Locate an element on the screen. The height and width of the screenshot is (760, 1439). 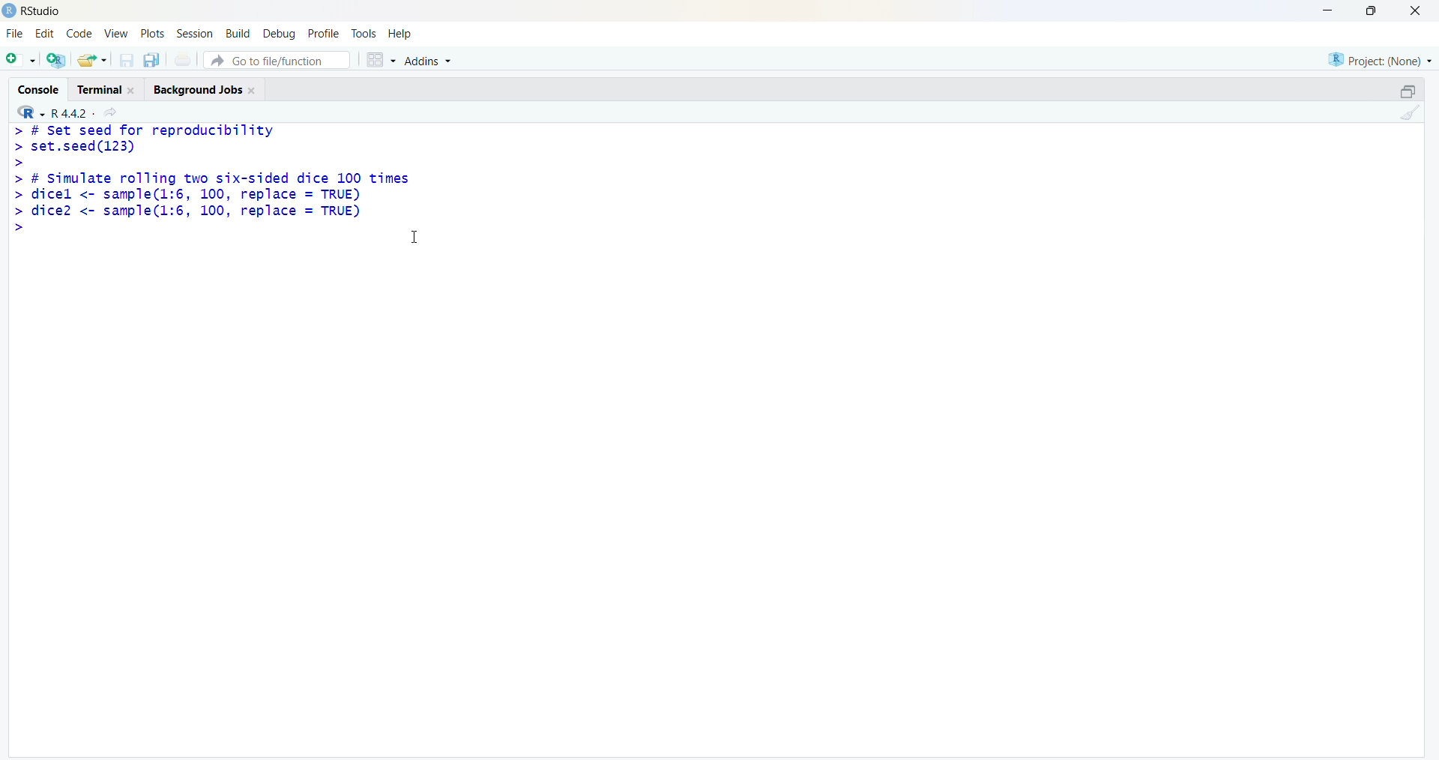
session is located at coordinates (195, 34).